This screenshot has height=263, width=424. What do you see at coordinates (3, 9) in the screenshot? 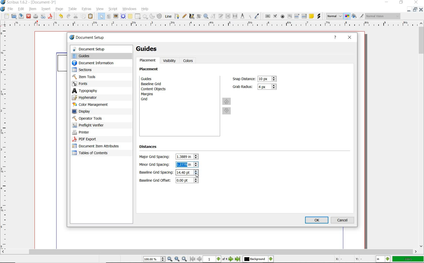
I see `system logo` at bounding box center [3, 9].